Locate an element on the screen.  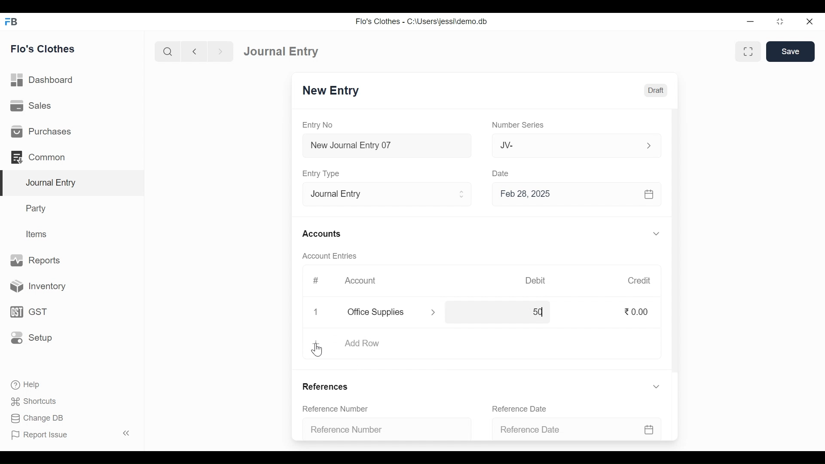
Inventory is located at coordinates (35, 287).